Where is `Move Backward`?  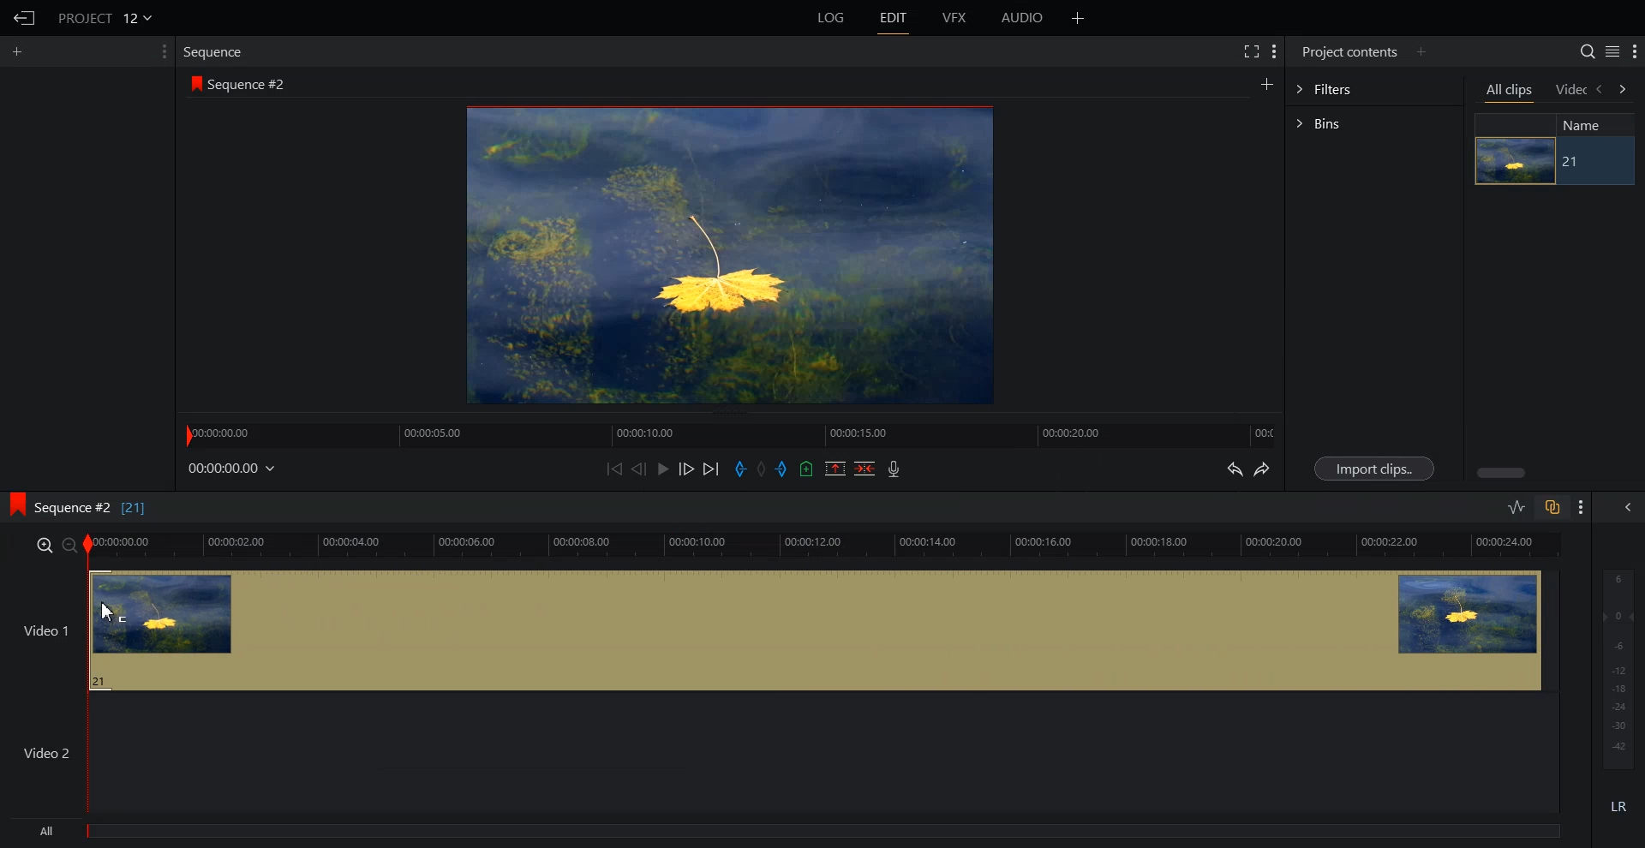 Move Backward is located at coordinates (616, 468).